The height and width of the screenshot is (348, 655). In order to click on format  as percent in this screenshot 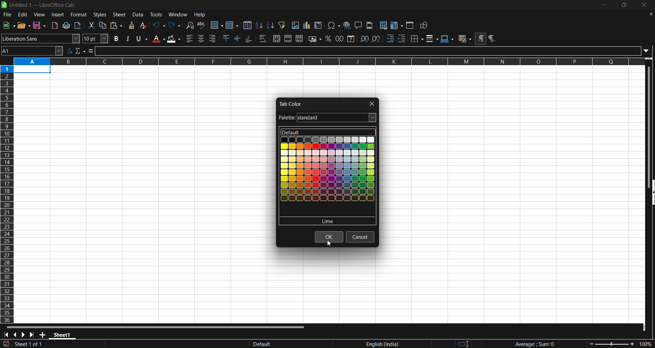, I will do `click(330, 39)`.